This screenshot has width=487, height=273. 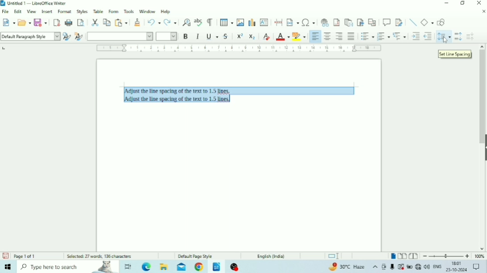 I want to click on Cursor, so click(x=446, y=40).